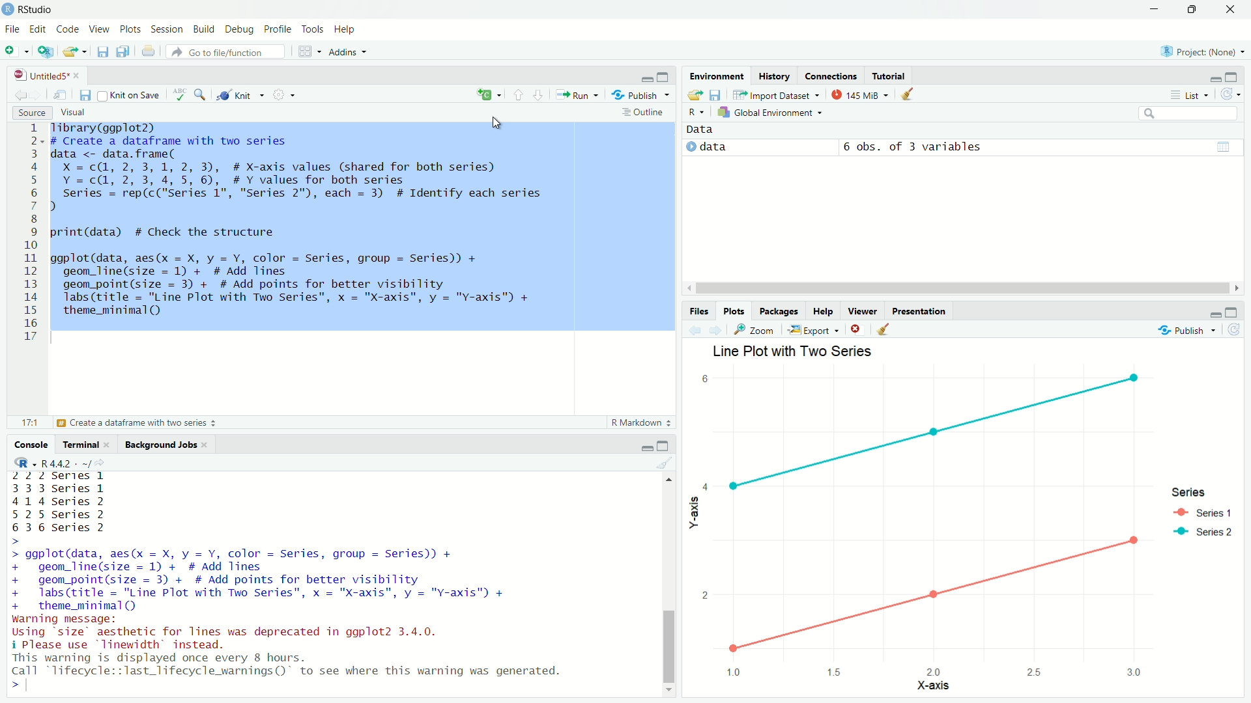  What do you see at coordinates (347, 30) in the screenshot?
I see `Help` at bounding box center [347, 30].